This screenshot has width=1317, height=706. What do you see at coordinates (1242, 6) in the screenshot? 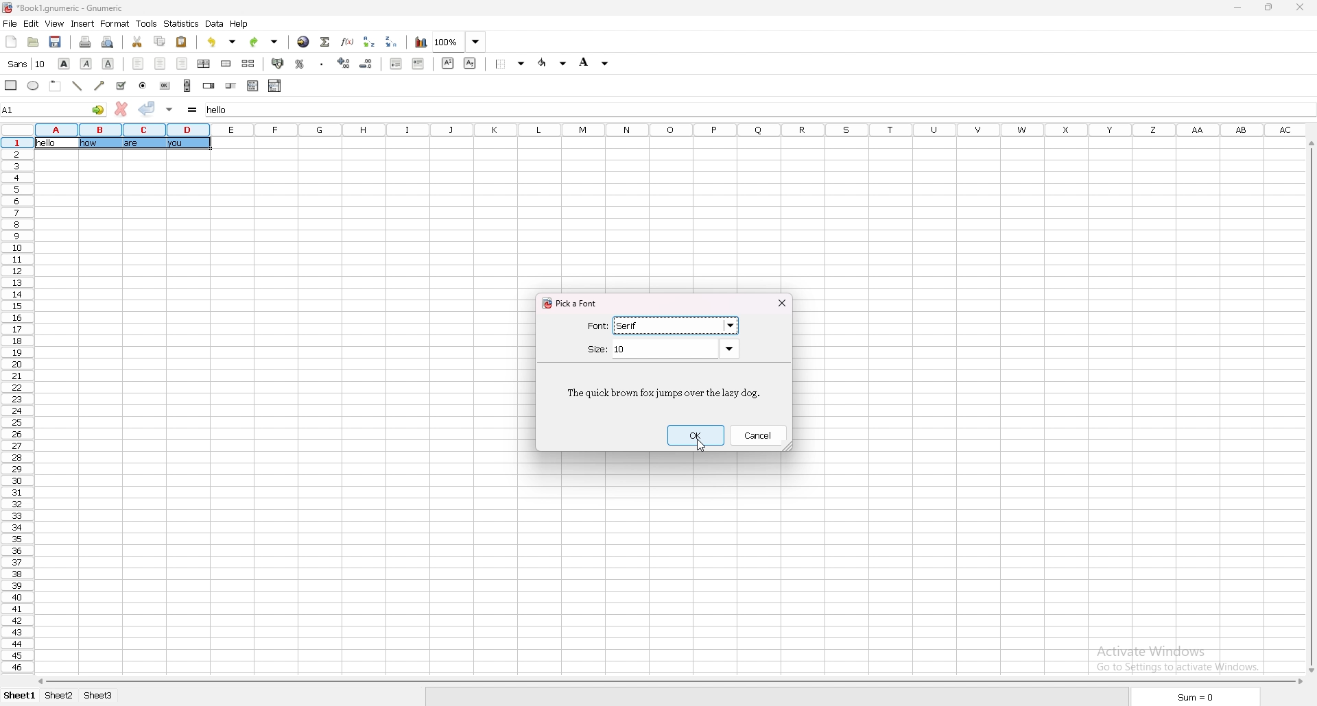
I see `minimize` at bounding box center [1242, 6].